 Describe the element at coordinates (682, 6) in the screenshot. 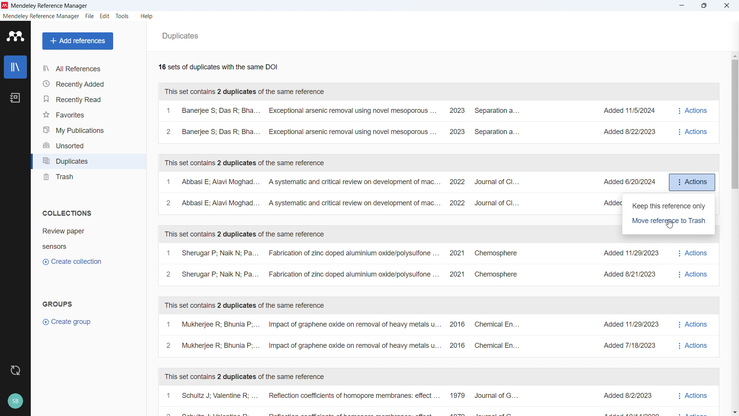

I see `minimise ` at that location.